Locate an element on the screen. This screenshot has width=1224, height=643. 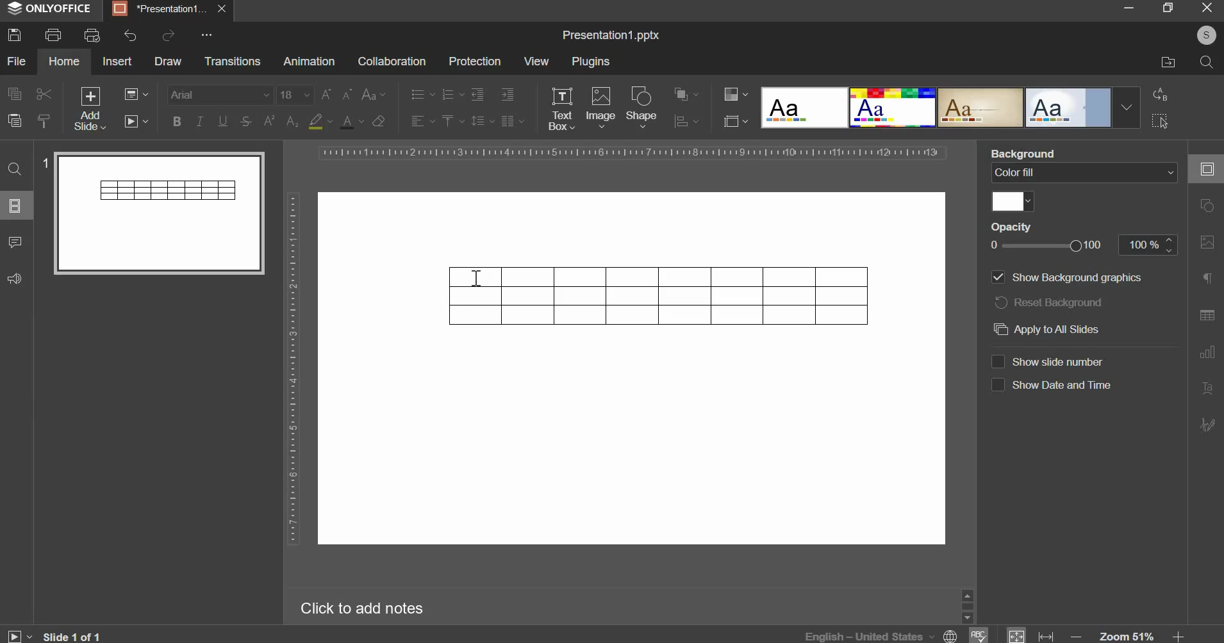
Apply to all slides is located at coordinates (1052, 329).